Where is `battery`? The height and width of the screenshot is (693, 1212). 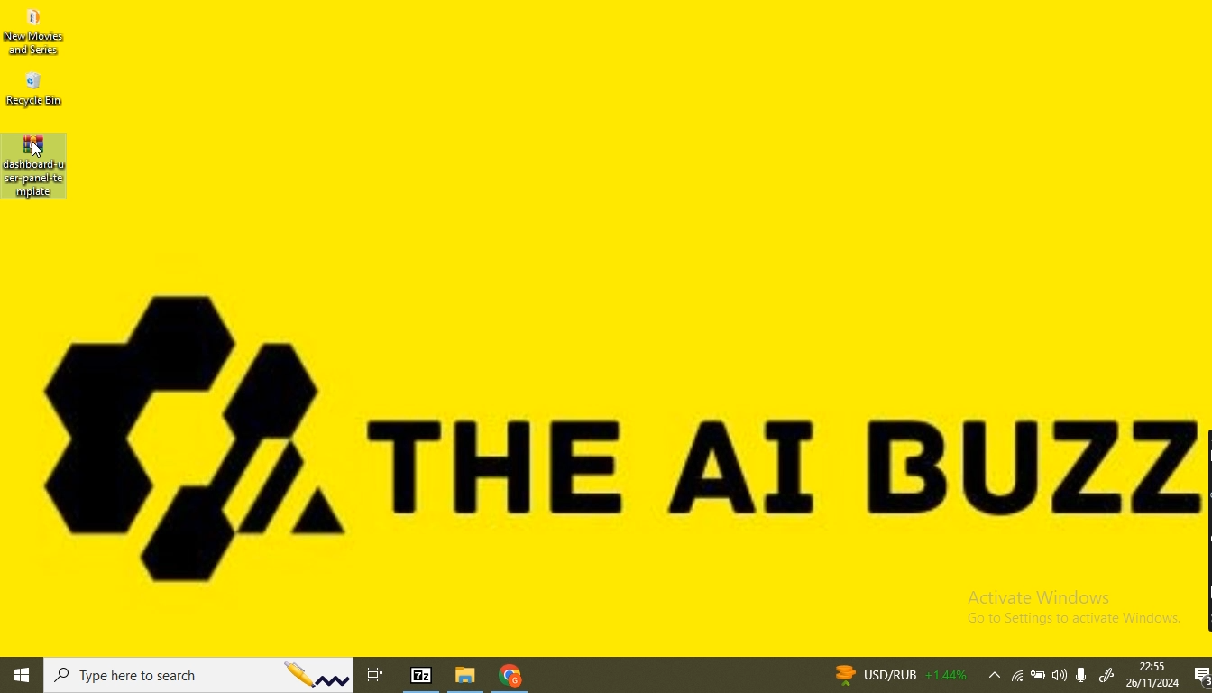 battery is located at coordinates (1039, 678).